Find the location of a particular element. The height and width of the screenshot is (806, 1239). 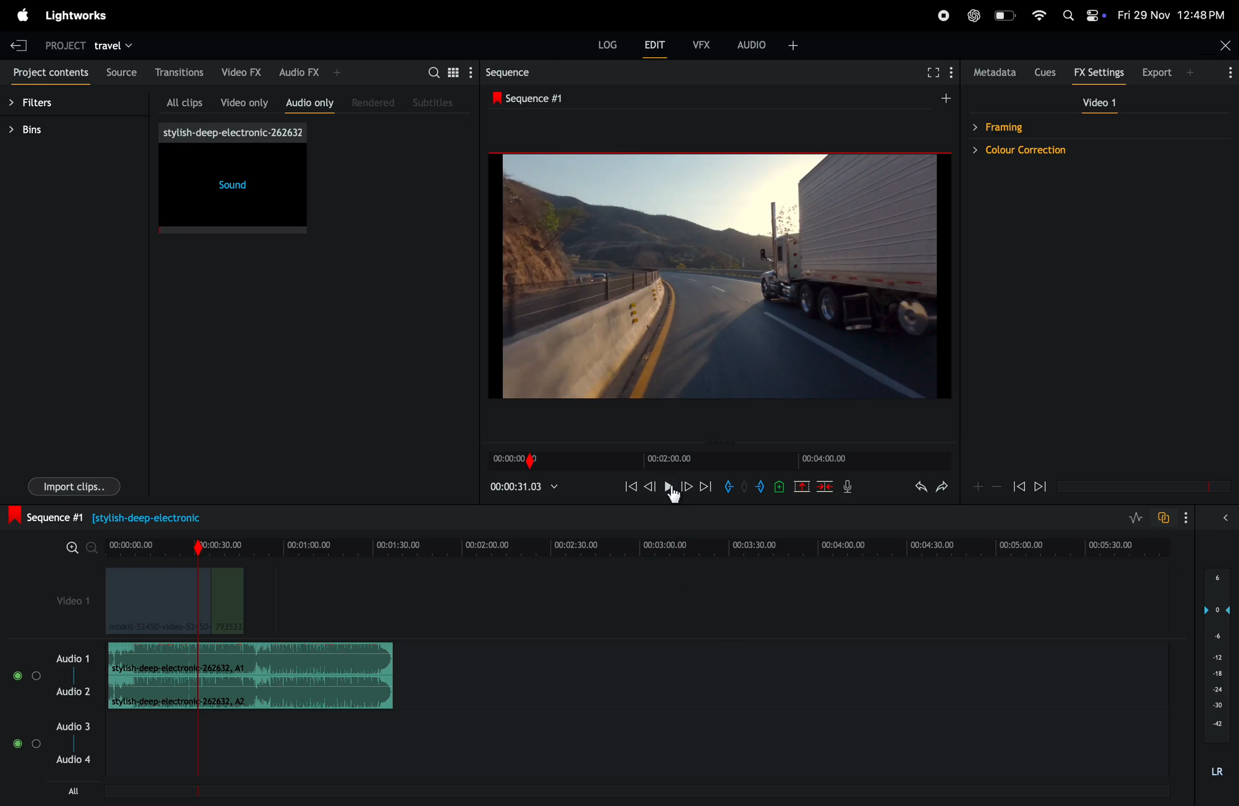

sequence is located at coordinates (539, 72).